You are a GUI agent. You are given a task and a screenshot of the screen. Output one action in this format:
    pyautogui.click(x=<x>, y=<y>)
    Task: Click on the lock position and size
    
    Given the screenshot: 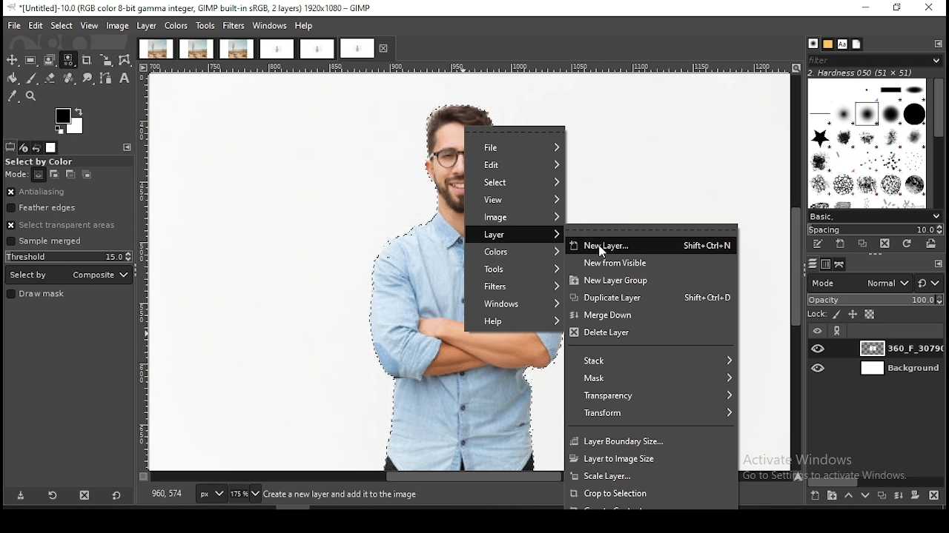 What is the action you would take?
    pyautogui.click(x=852, y=315)
    